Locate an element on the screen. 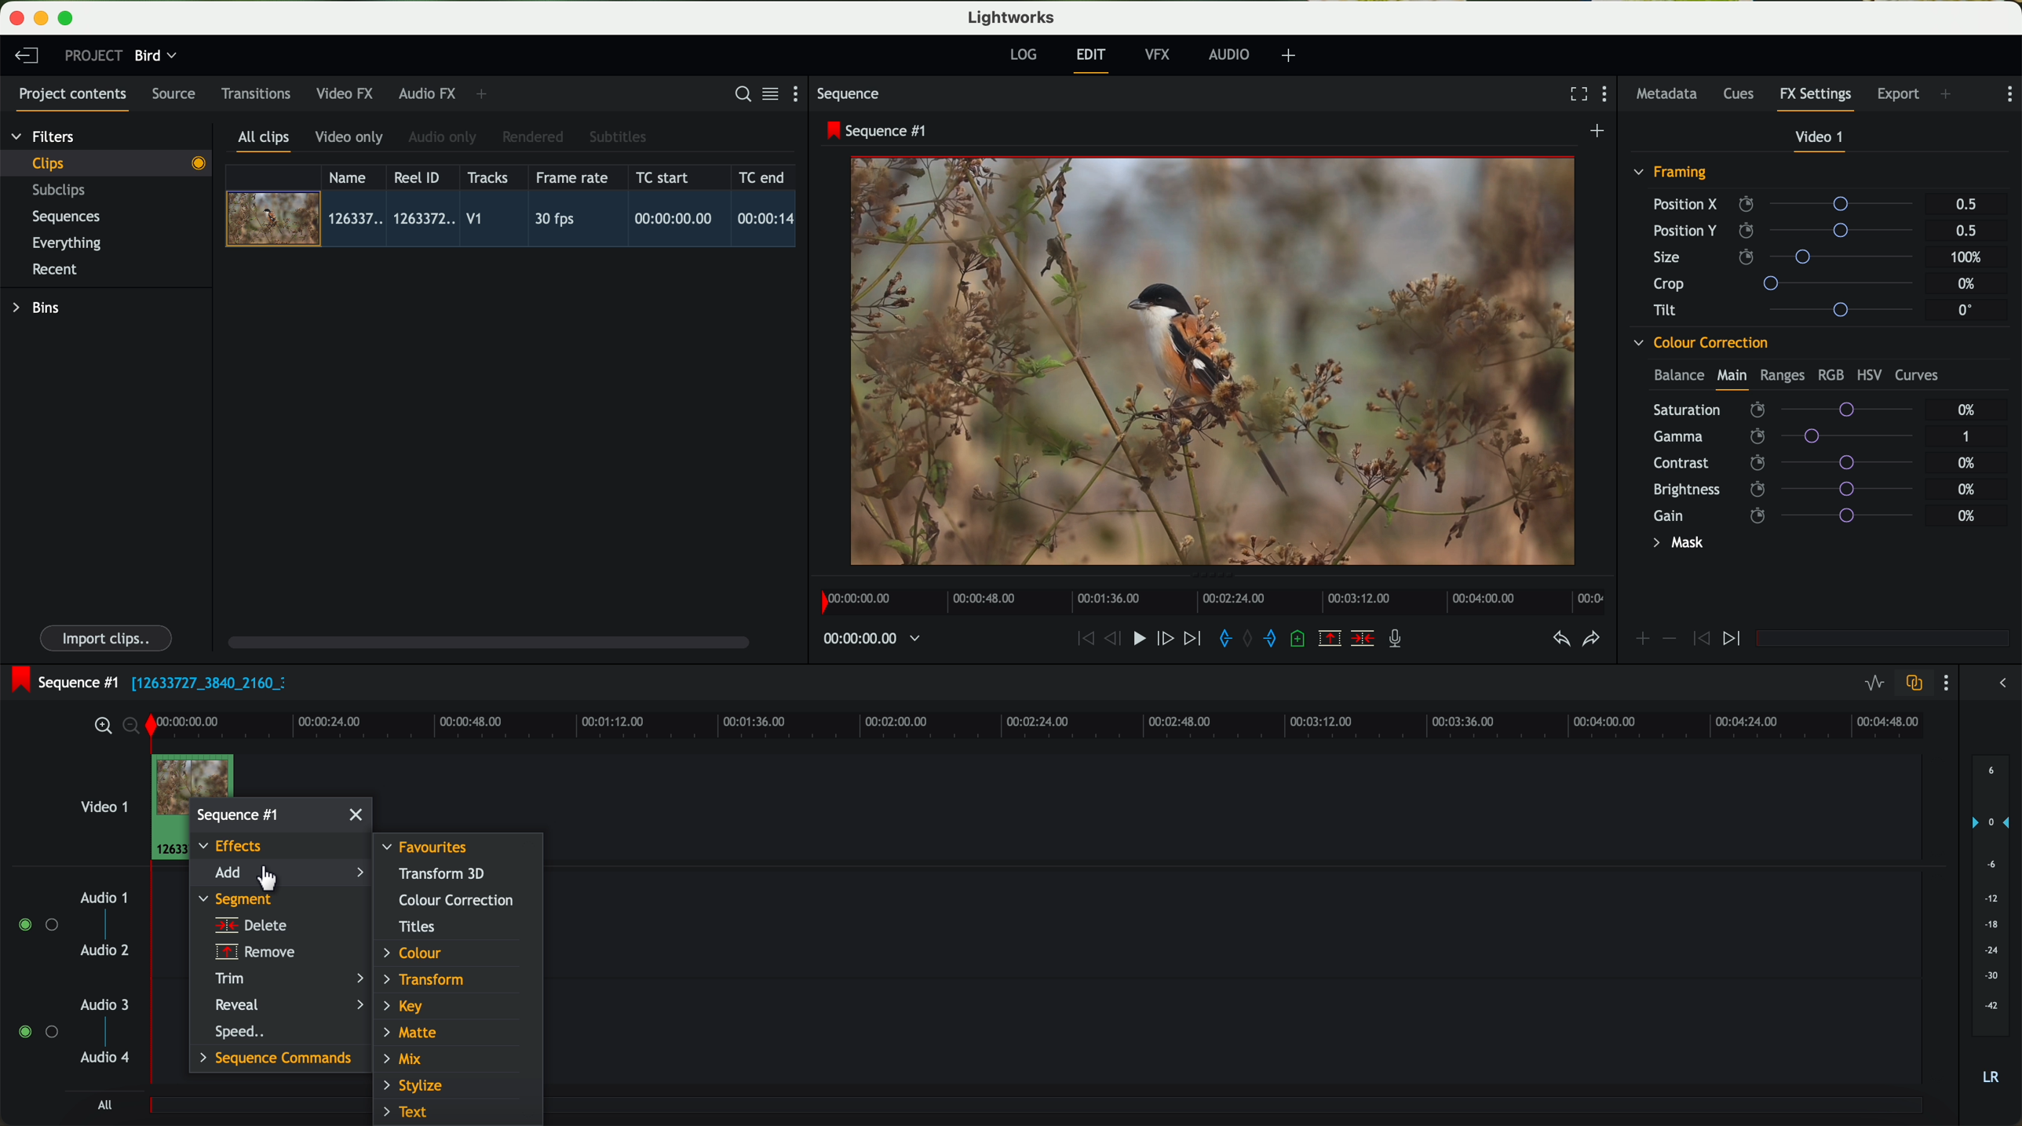 This screenshot has width=2022, height=1126. colour correction is located at coordinates (1699, 343).